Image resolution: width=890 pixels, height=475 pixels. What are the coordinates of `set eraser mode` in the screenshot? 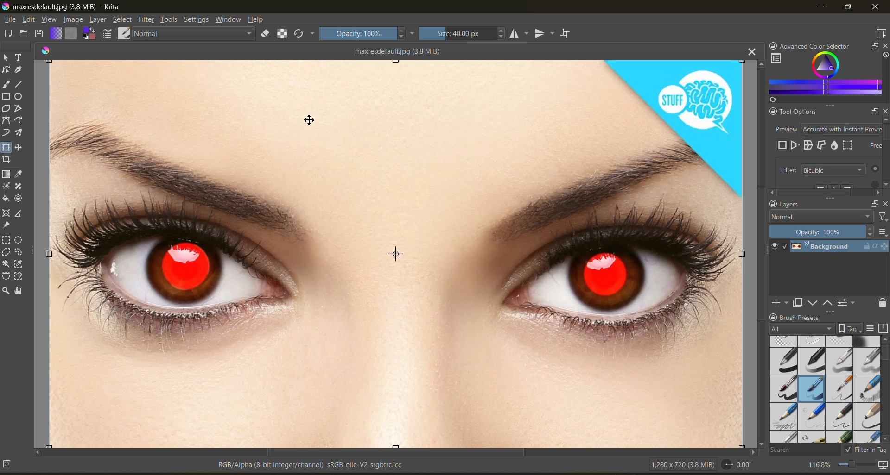 It's located at (270, 34).